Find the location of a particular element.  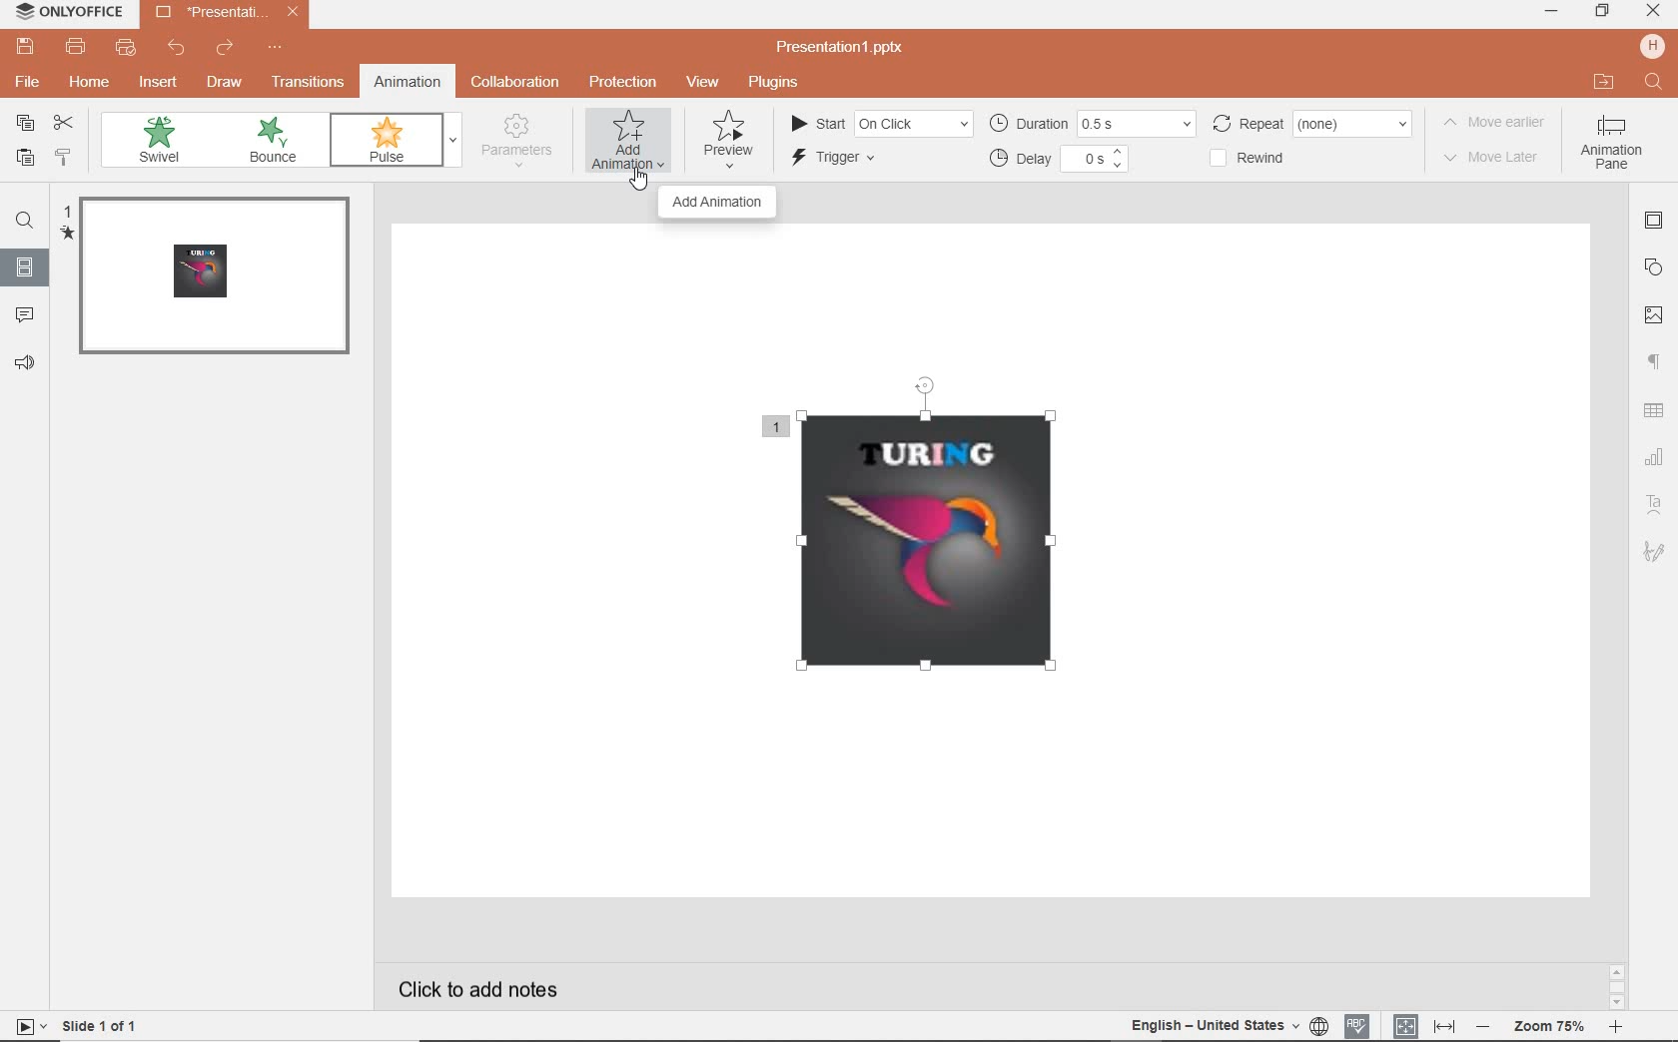

signature is located at coordinates (1654, 553).